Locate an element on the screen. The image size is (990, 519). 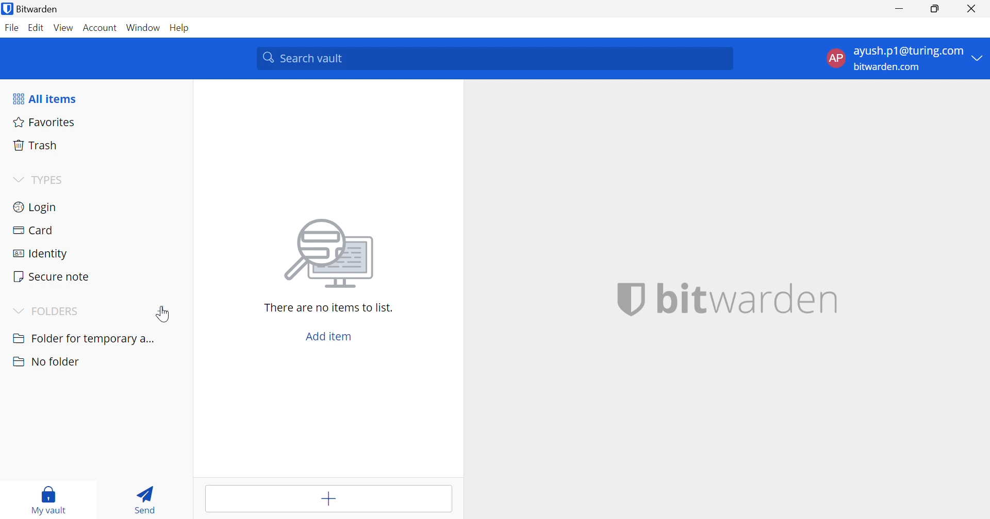
Add item is located at coordinates (334, 337).